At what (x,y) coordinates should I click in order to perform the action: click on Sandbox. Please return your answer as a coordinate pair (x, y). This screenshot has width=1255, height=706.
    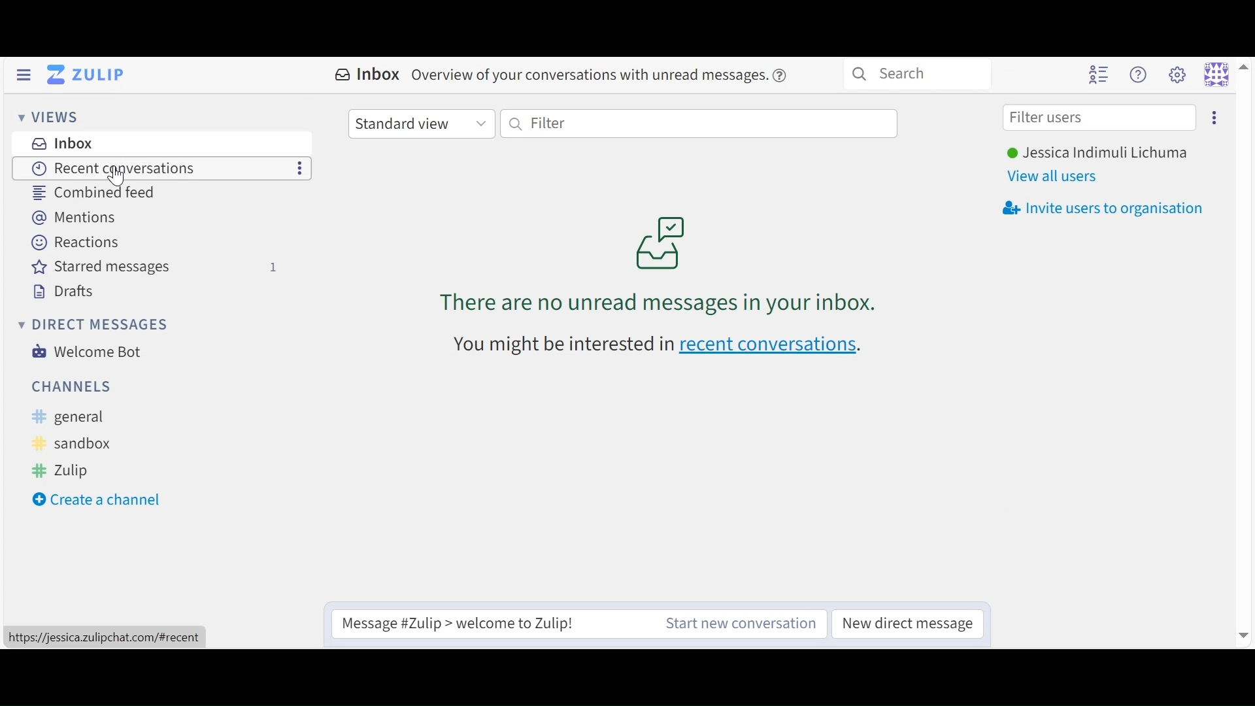
    Looking at the image, I should click on (76, 444).